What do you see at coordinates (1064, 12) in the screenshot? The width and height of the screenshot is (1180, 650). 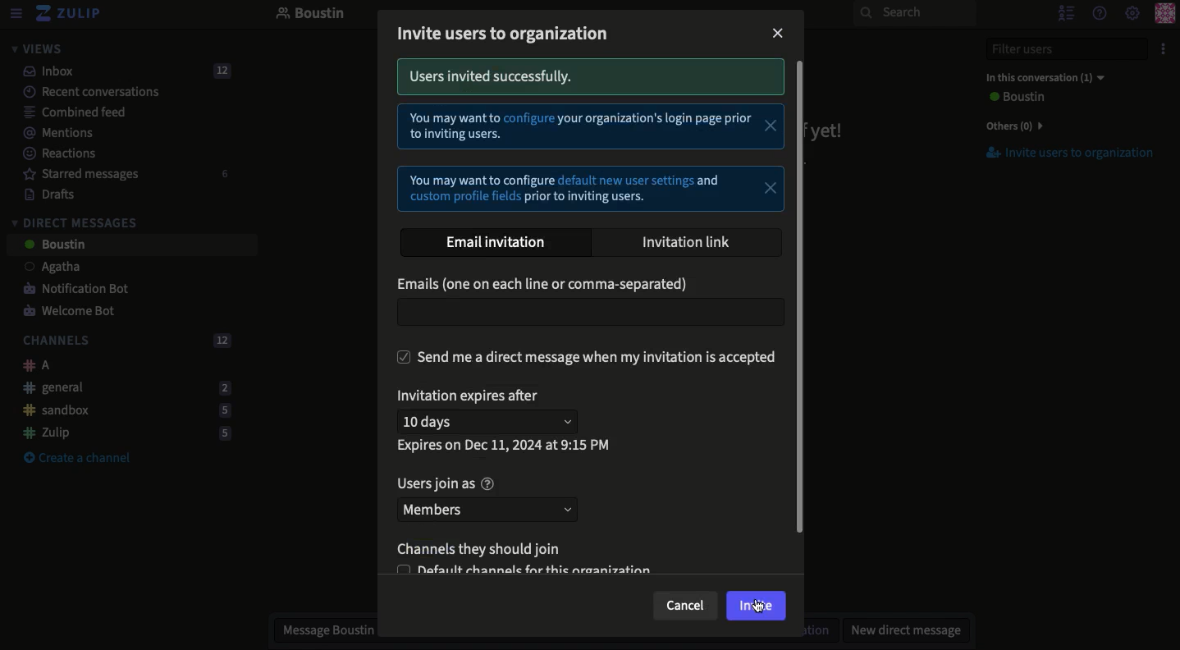 I see `Hide users list` at bounding box center [1064, 12].